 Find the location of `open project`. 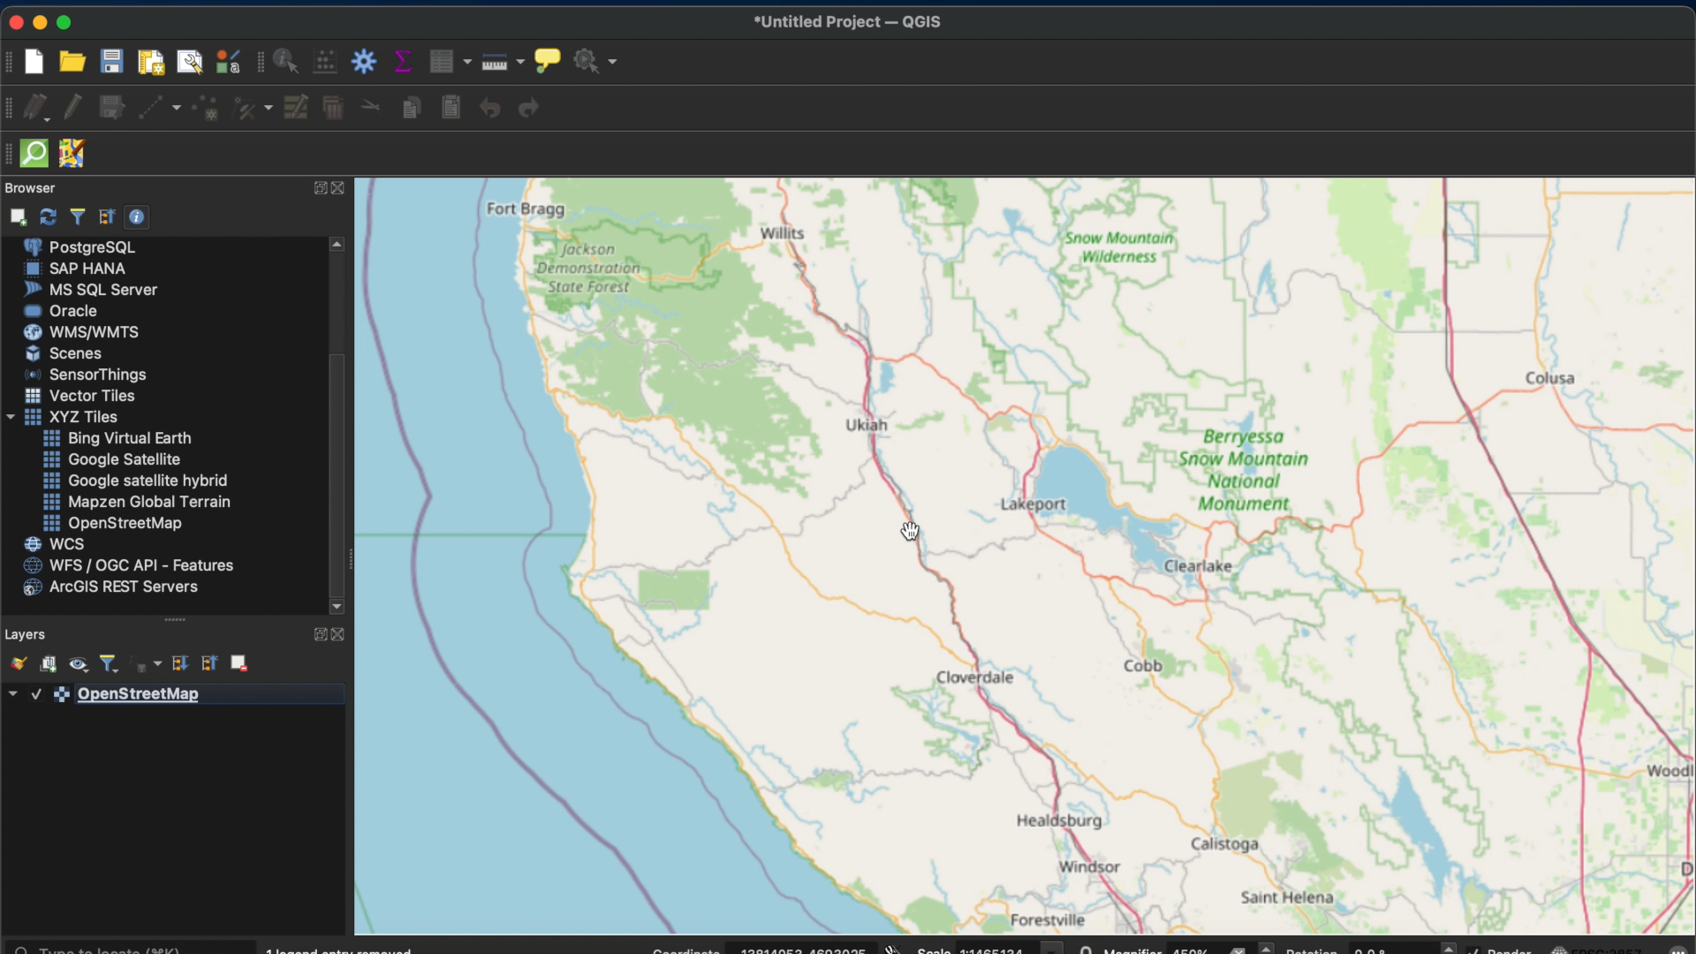

open project is located at coordinates (72, 61).